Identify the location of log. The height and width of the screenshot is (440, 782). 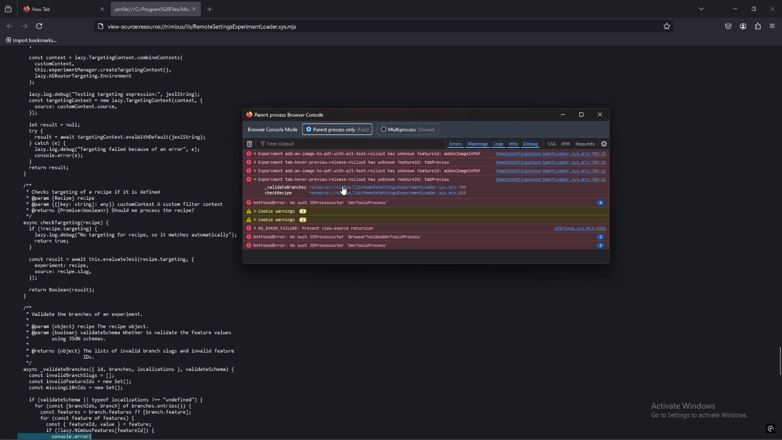
(349, 203).